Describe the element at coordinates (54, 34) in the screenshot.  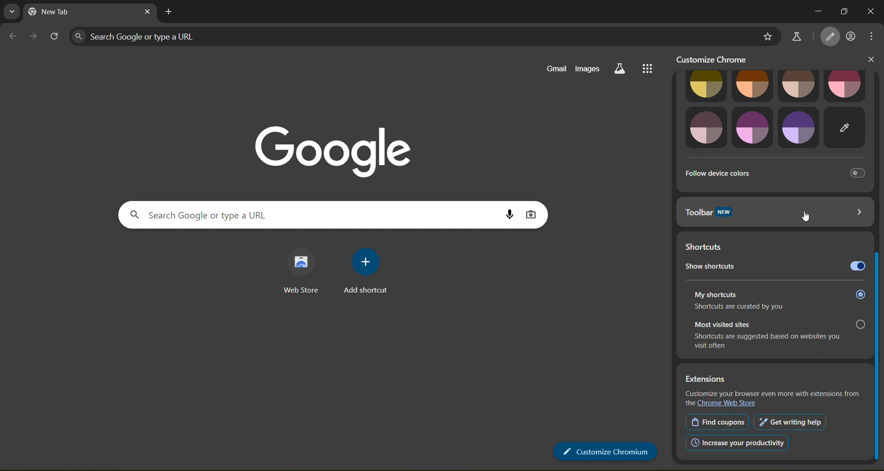
I see `reload page` at that location.